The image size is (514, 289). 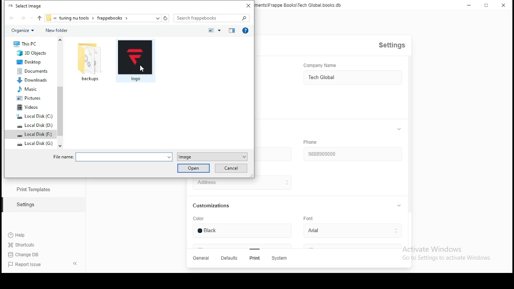 I want to click on help, so click(x=246, y=31).